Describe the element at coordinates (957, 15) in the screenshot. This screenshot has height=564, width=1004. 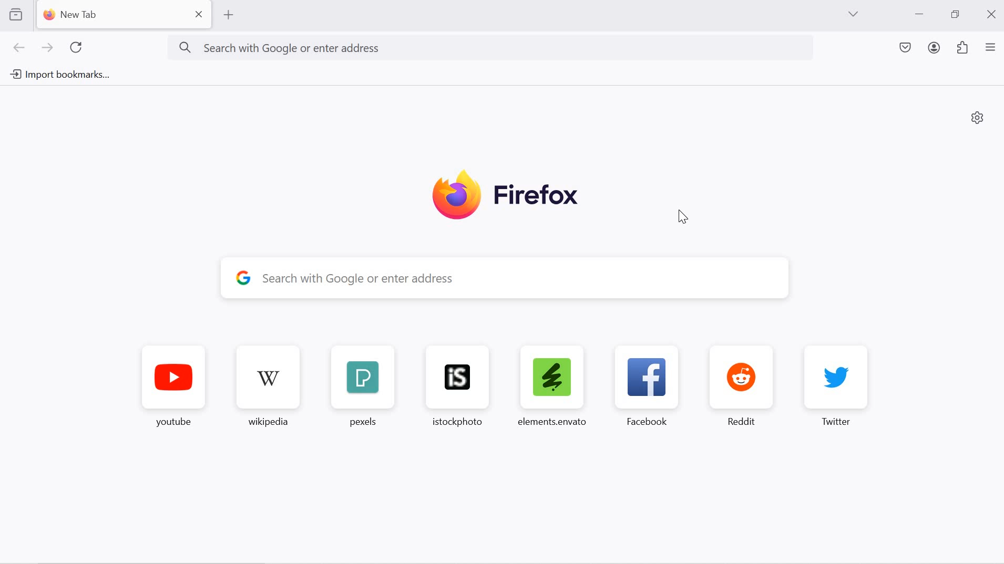
I see `restore down` at that location.